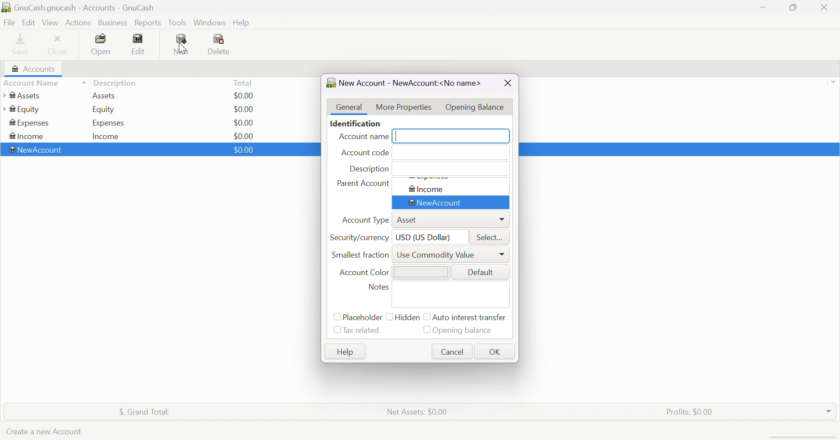 This screenshot has width=840, height=440. I want to click on Actions, so click(78, 23).